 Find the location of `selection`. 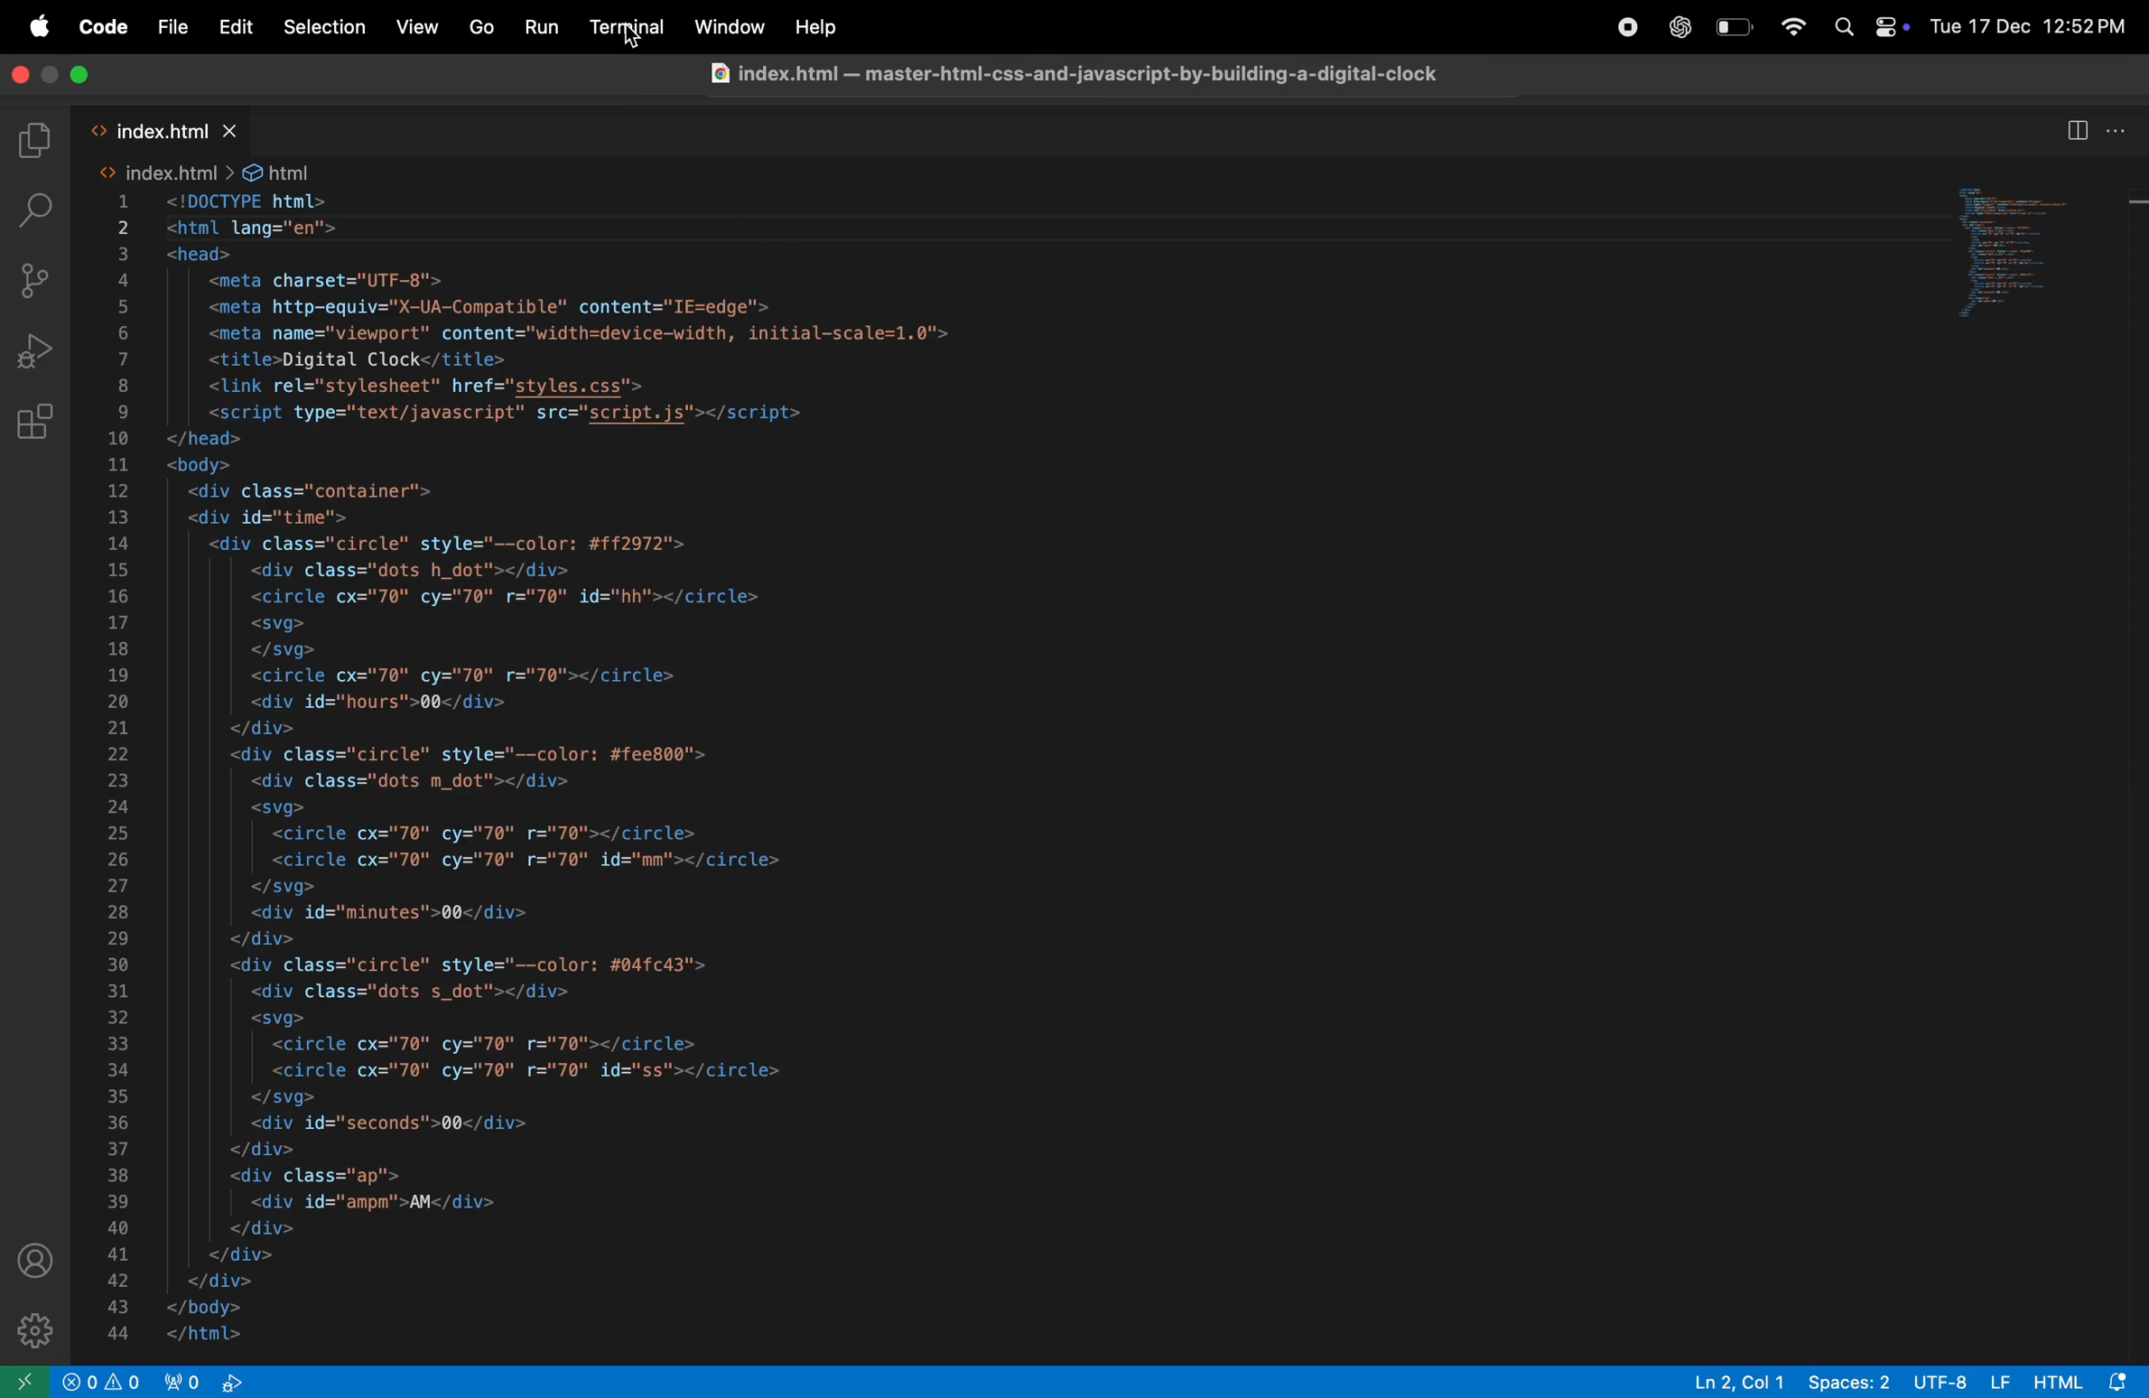

selection is located at coordinates (325, 27).